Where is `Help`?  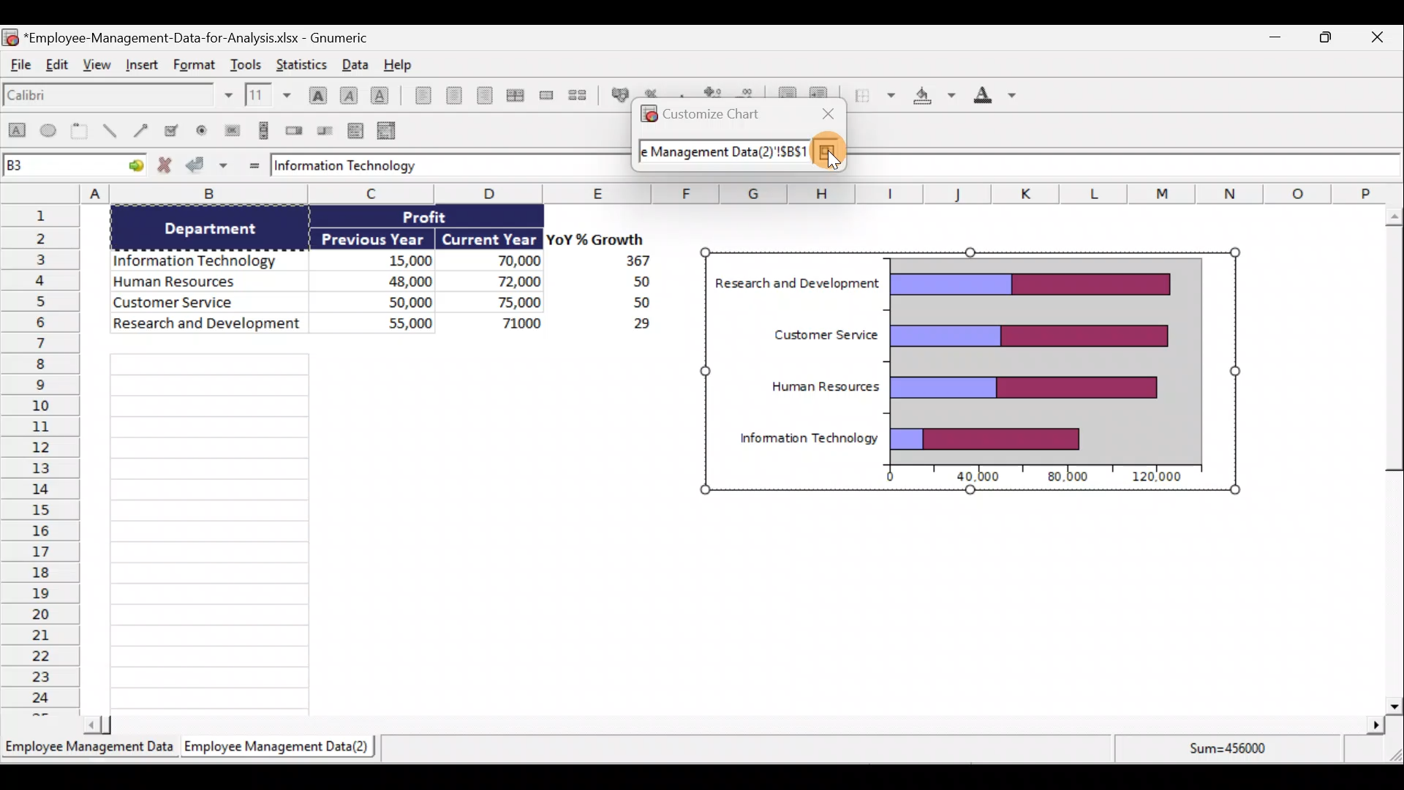
Help is located at coordinates (404, 65).